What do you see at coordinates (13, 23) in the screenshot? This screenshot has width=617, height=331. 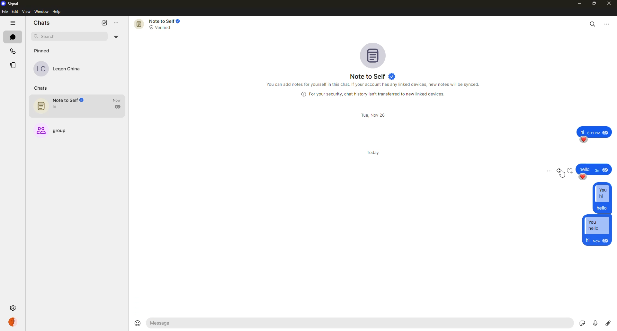 I see `hide tabs` at bounding box center [13, 23].